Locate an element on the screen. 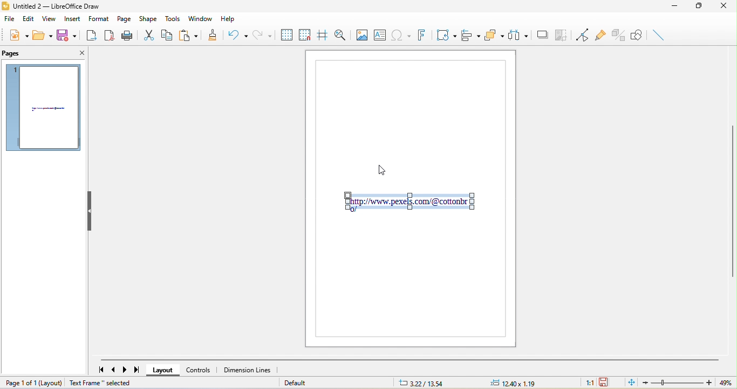 This screenshot has width=737, height=389. hide is located at coordinates (90, 210).